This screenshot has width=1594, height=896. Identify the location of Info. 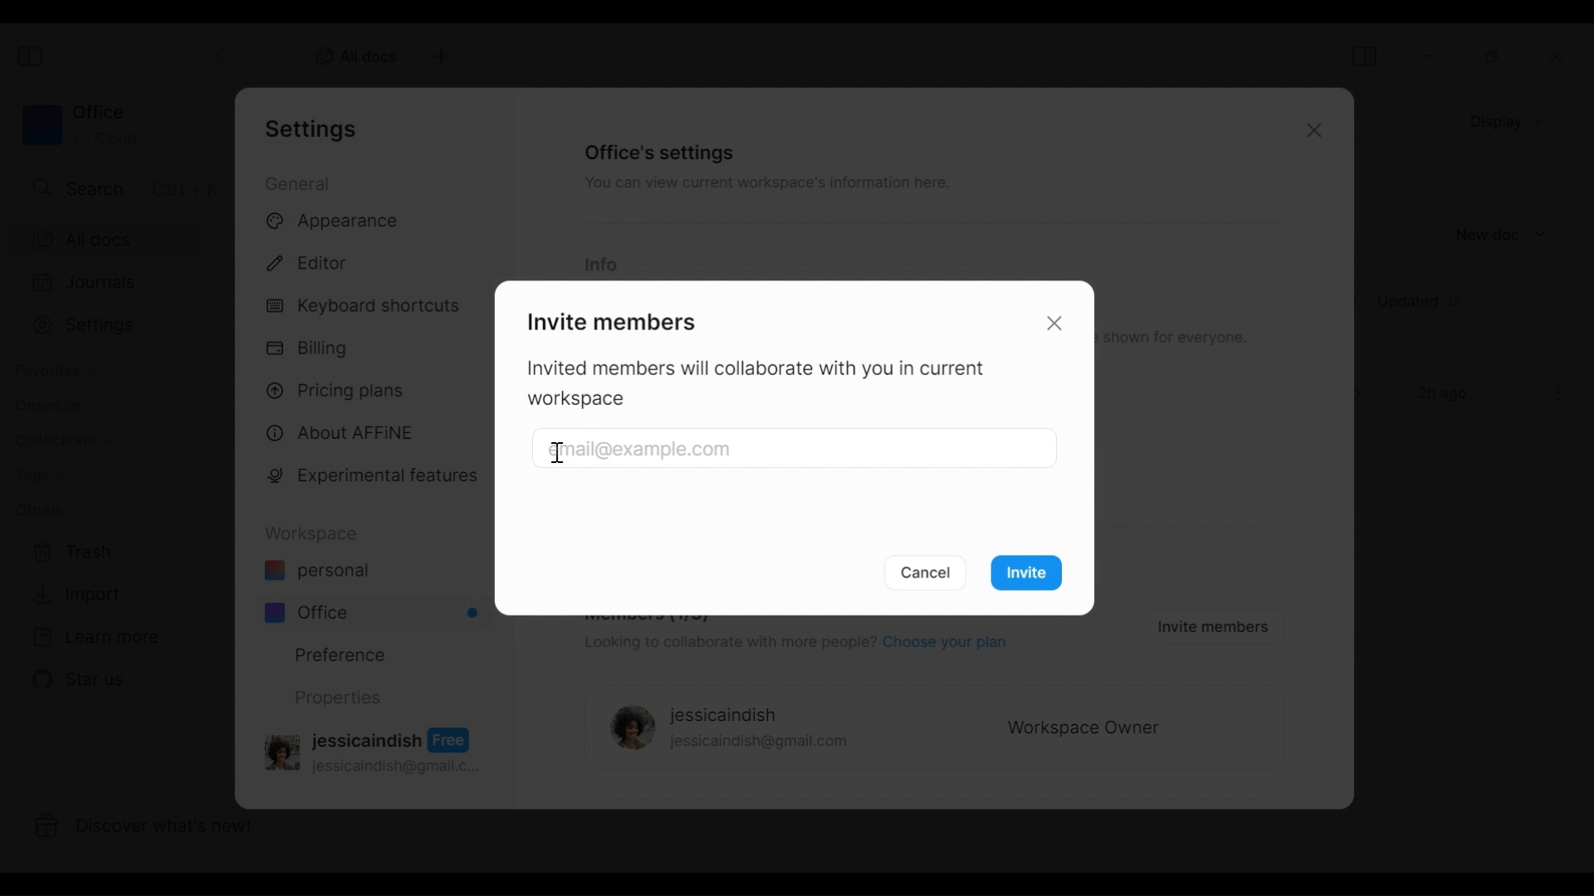
(600, 265).